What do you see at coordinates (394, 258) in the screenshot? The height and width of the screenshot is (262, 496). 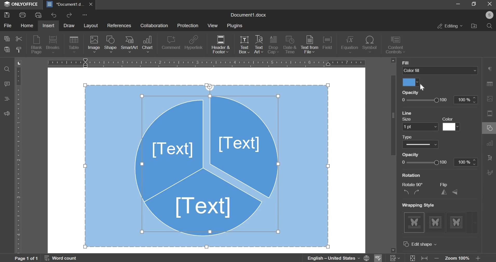 I see `track changes` at bounding box center [394, 258].